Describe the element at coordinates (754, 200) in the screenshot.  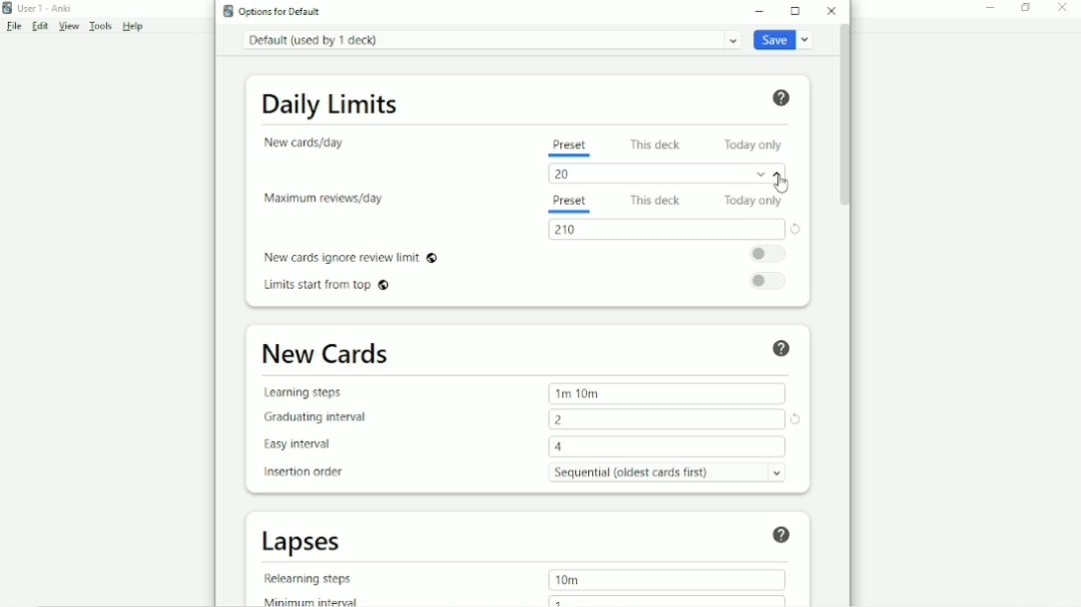
I see `Today only` at that location.